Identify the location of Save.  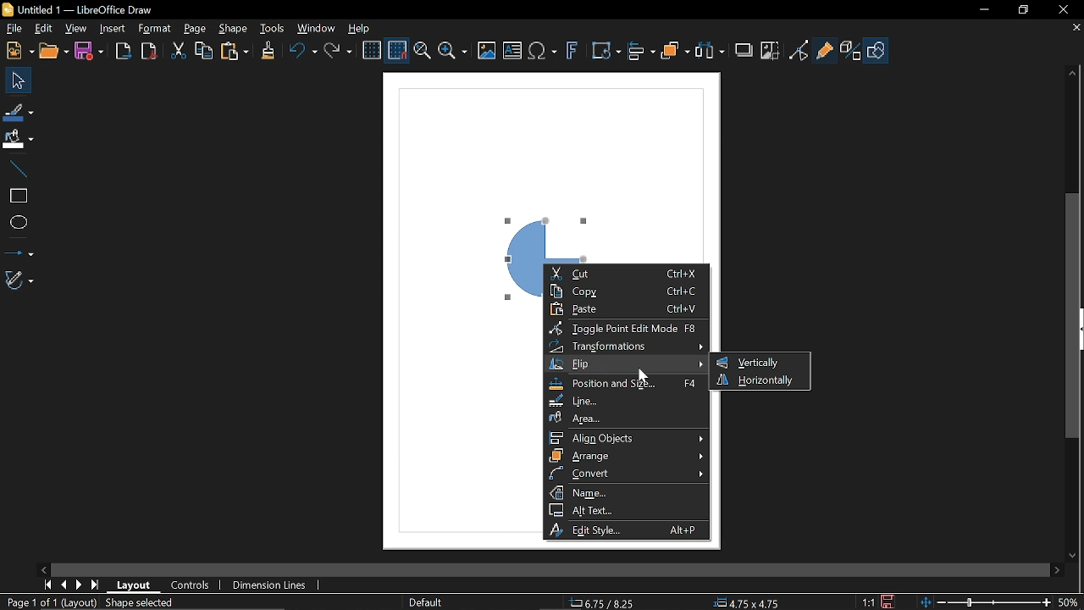
(91, 51).